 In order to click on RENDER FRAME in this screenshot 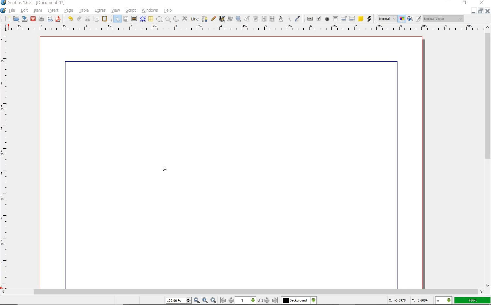, I will do `click(142, 19)`.